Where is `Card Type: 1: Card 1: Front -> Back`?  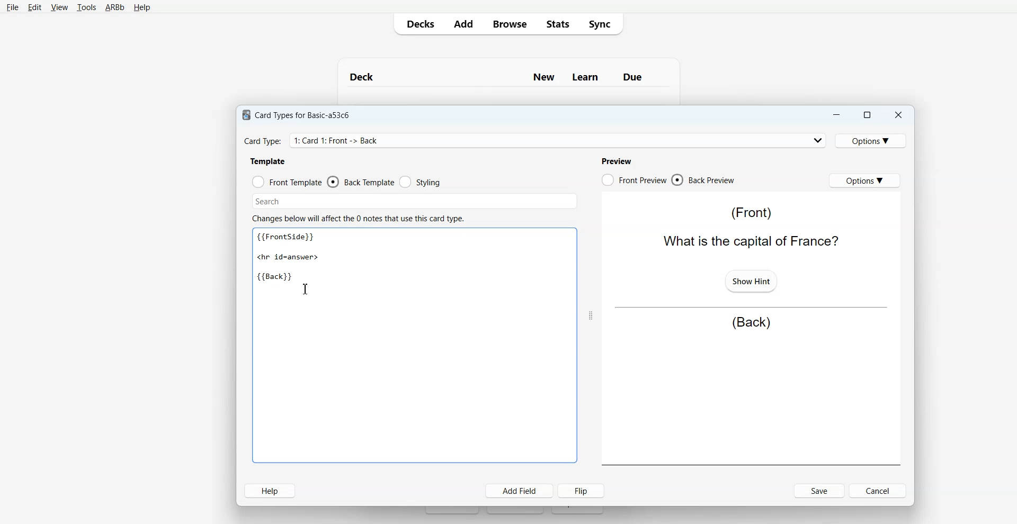
Card Type: 1: Card 1: Front -> Back is located at coordinates (340, 140).